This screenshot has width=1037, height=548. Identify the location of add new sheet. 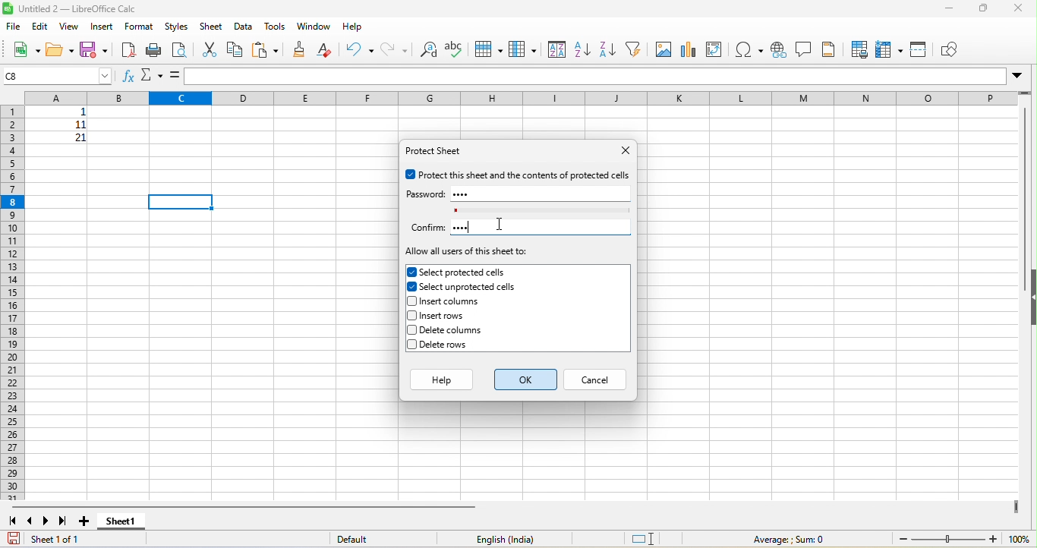
(85, 521).